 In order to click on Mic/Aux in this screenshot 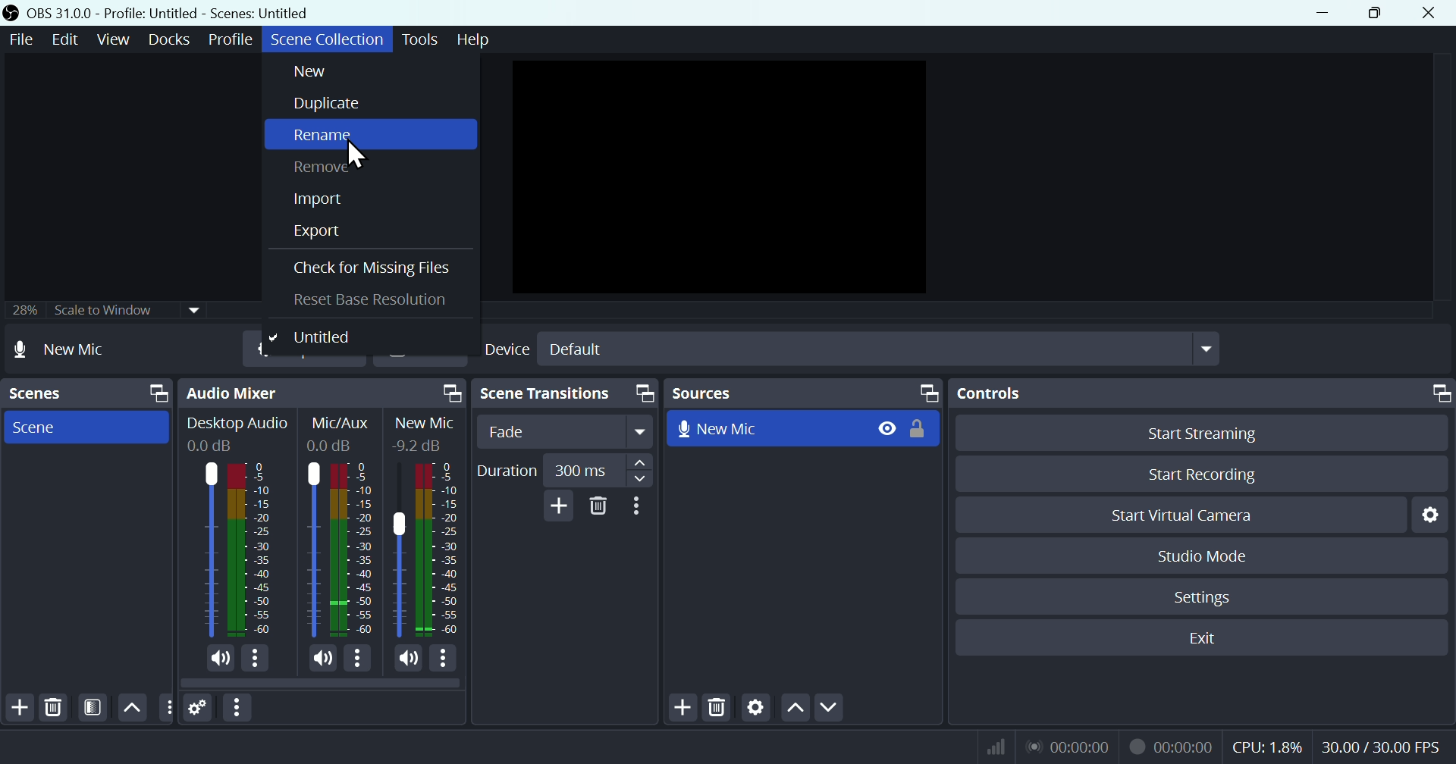, I will do `click(310, 549)`.